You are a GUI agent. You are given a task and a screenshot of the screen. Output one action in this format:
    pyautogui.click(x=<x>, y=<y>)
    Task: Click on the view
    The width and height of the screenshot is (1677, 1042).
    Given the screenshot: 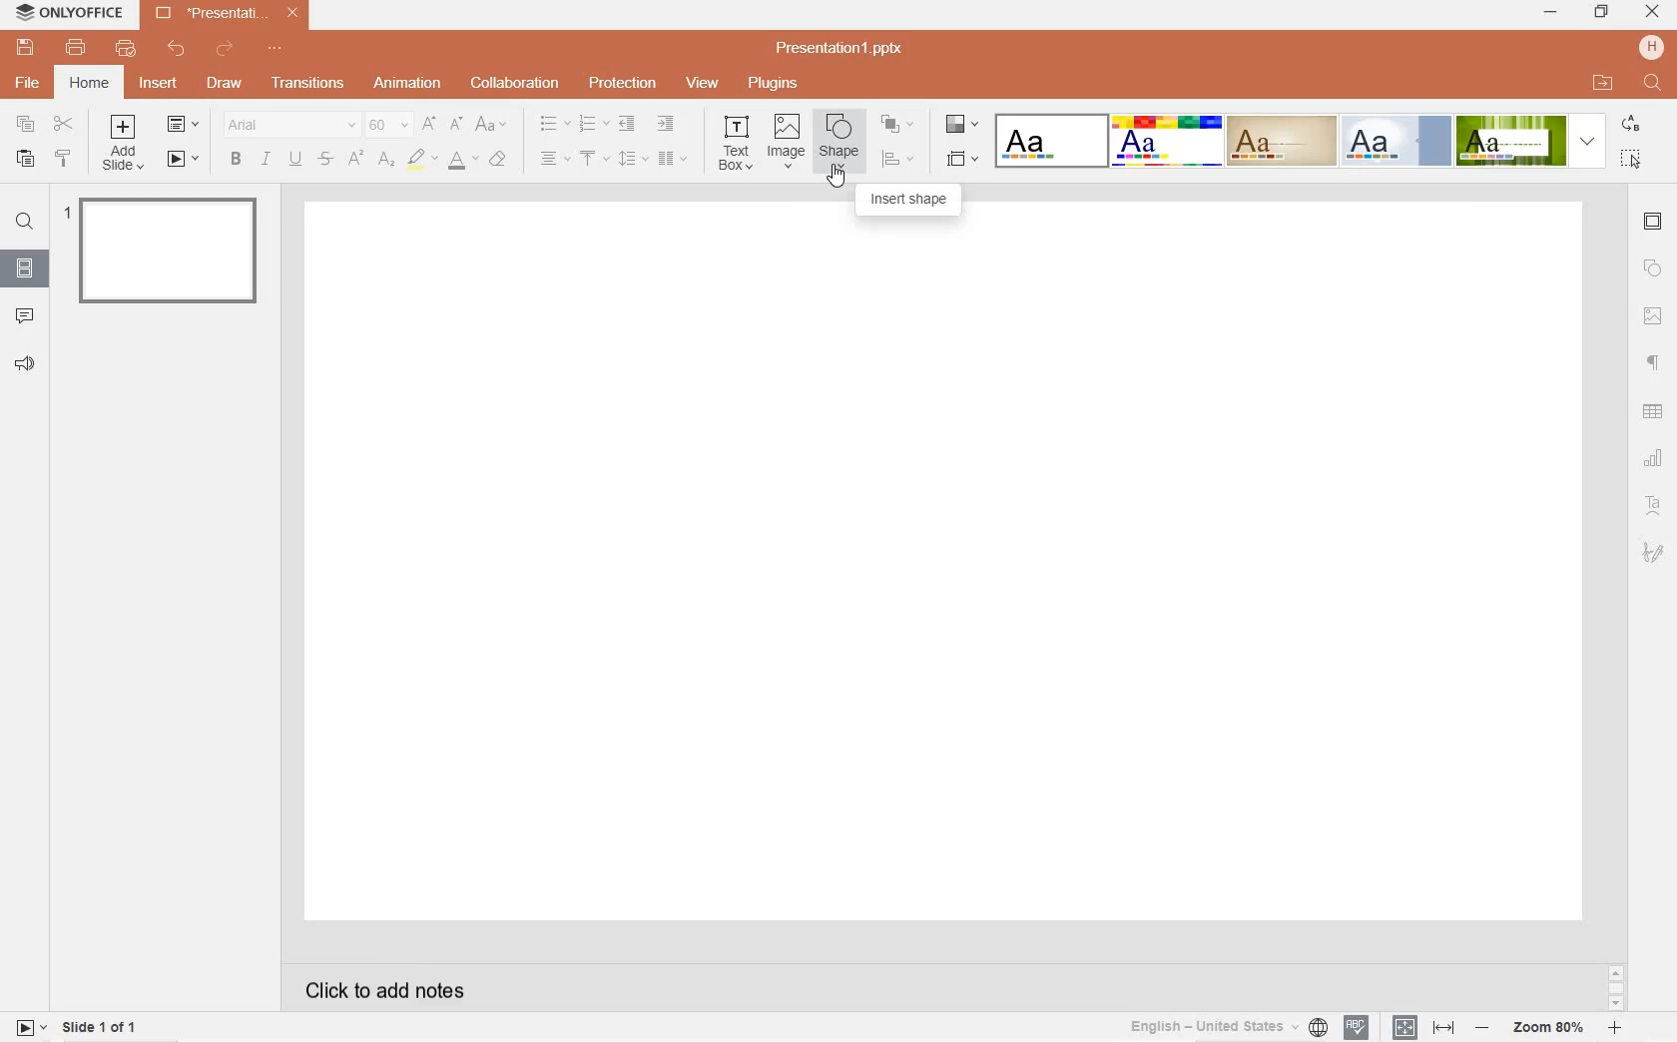 What is the action you would take?
    pyautogui.click(x=703, y=84)
    